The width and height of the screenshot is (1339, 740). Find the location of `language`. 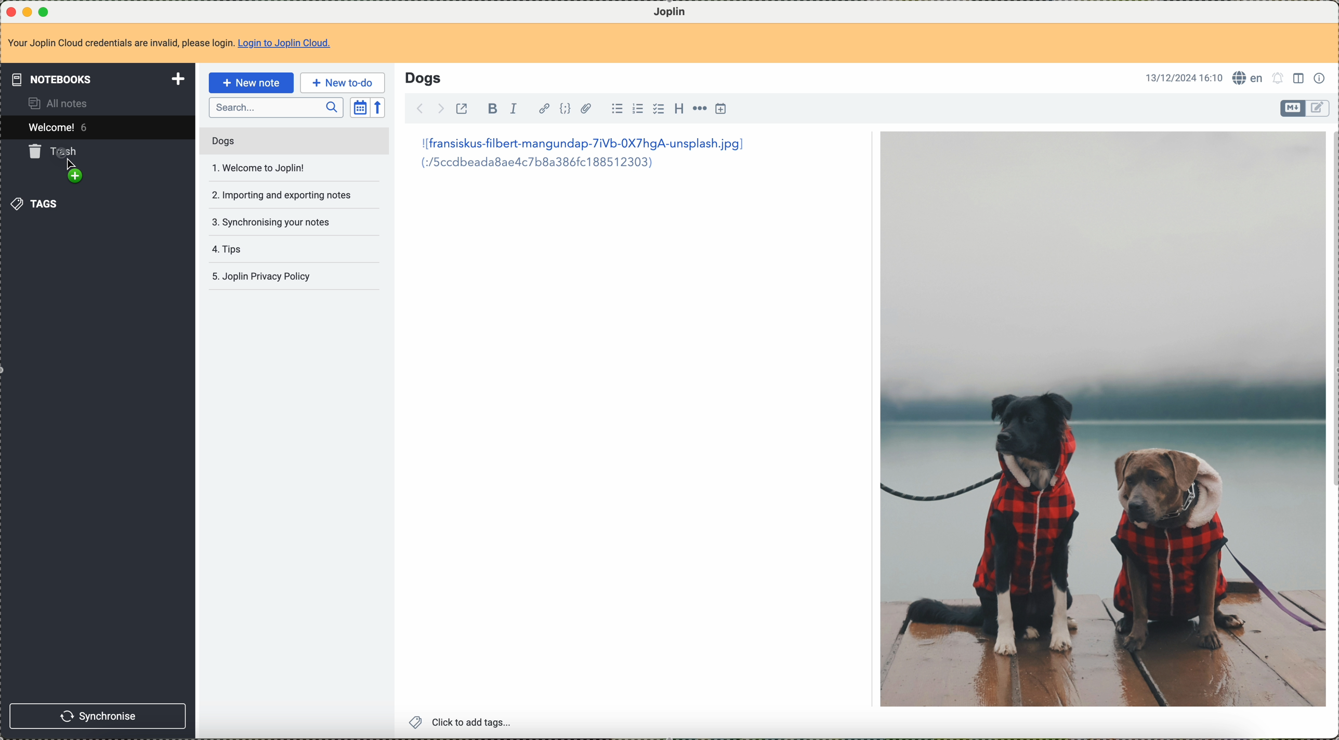

language is located at coordinates (1249, 78).